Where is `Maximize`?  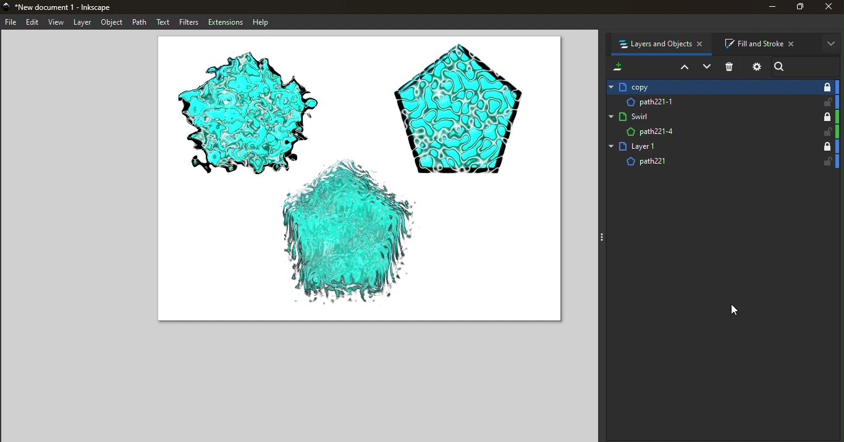
Maximize is located at coordinates (798, 9).